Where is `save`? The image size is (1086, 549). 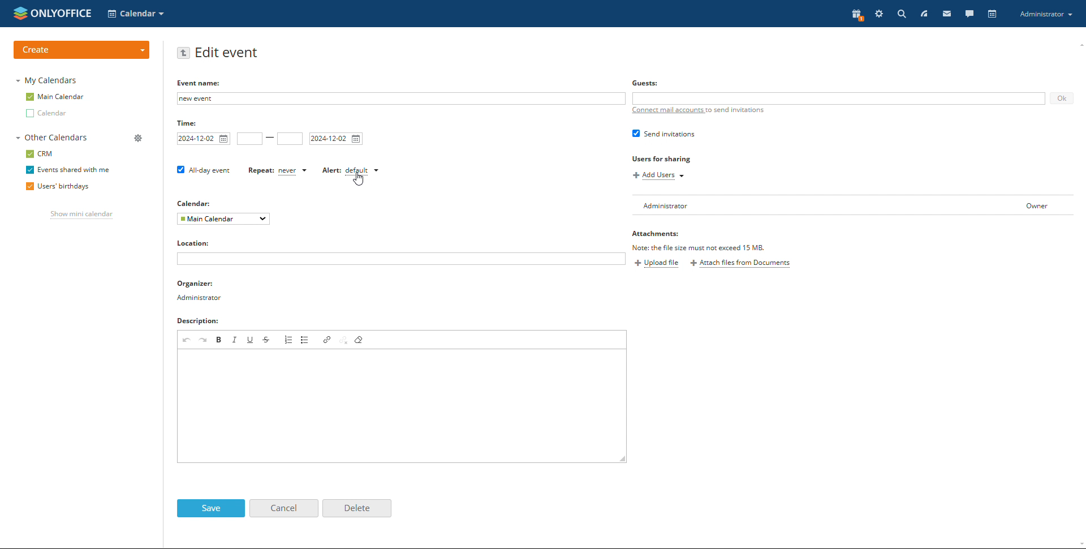
save is located at coordinates (210, 508).